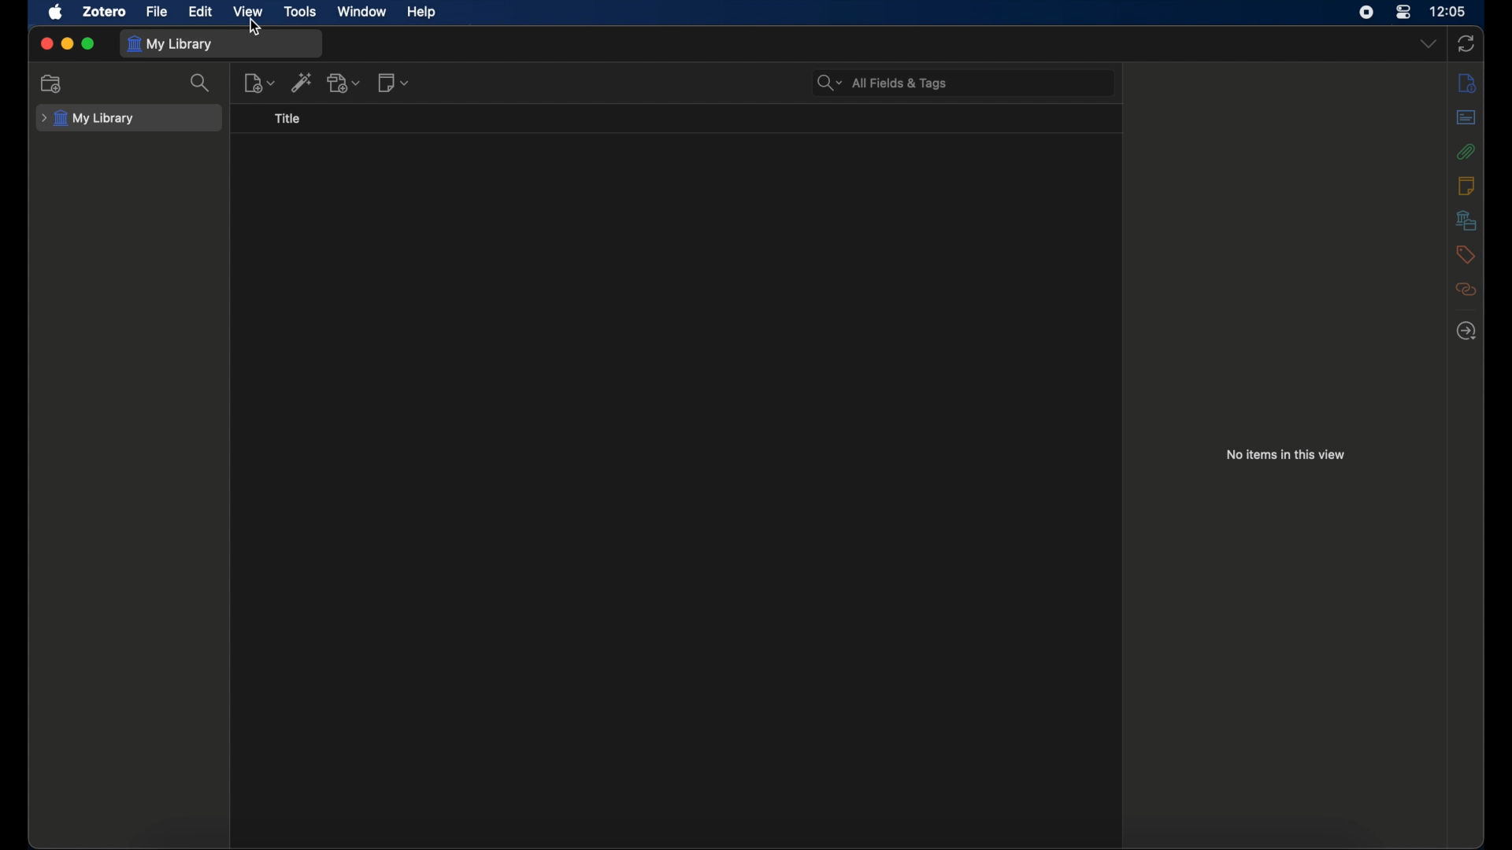 The height and width of the screenshot is (850, 1512). I want to click on my library, so click(170, 44).